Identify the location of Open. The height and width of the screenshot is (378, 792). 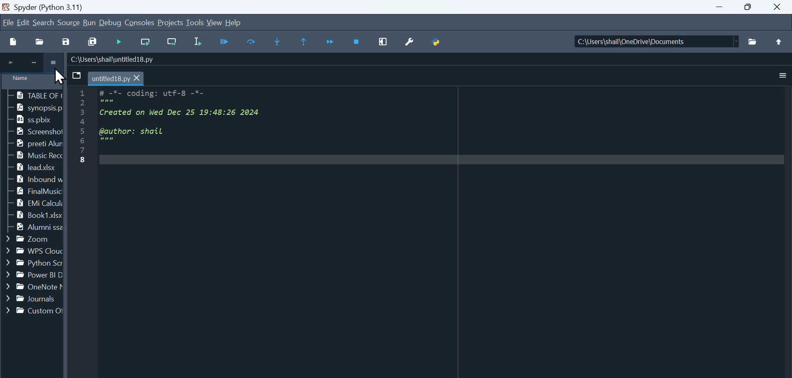
(41, 41).